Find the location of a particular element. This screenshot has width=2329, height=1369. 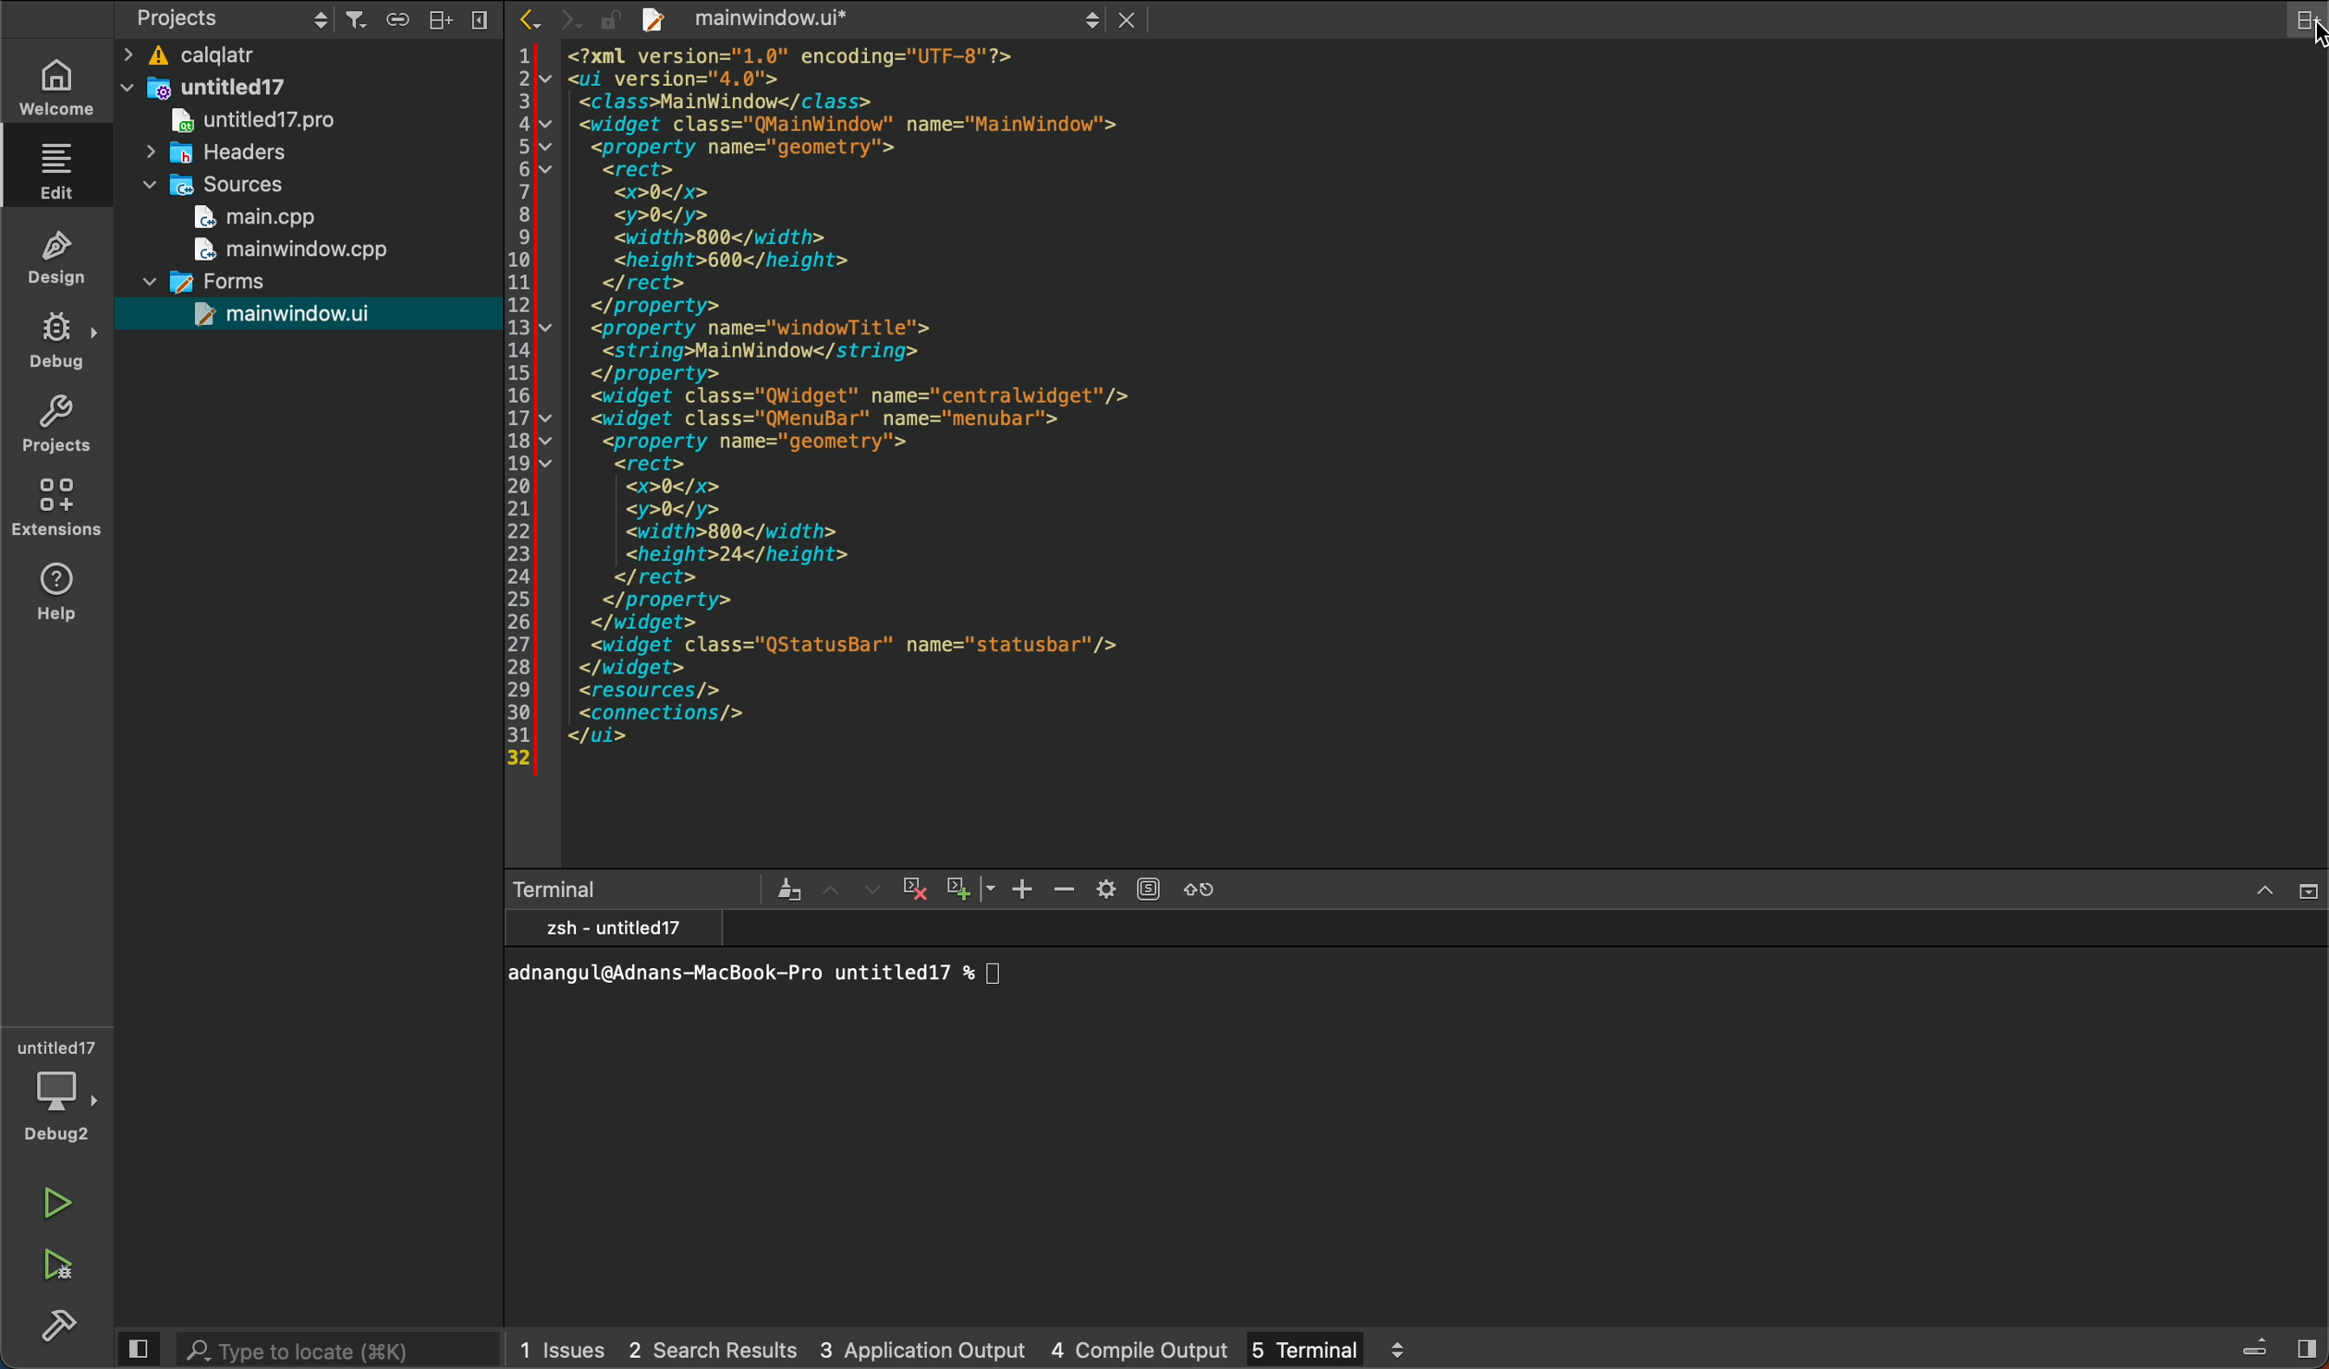

file content is located at coordinates (1065, 447).